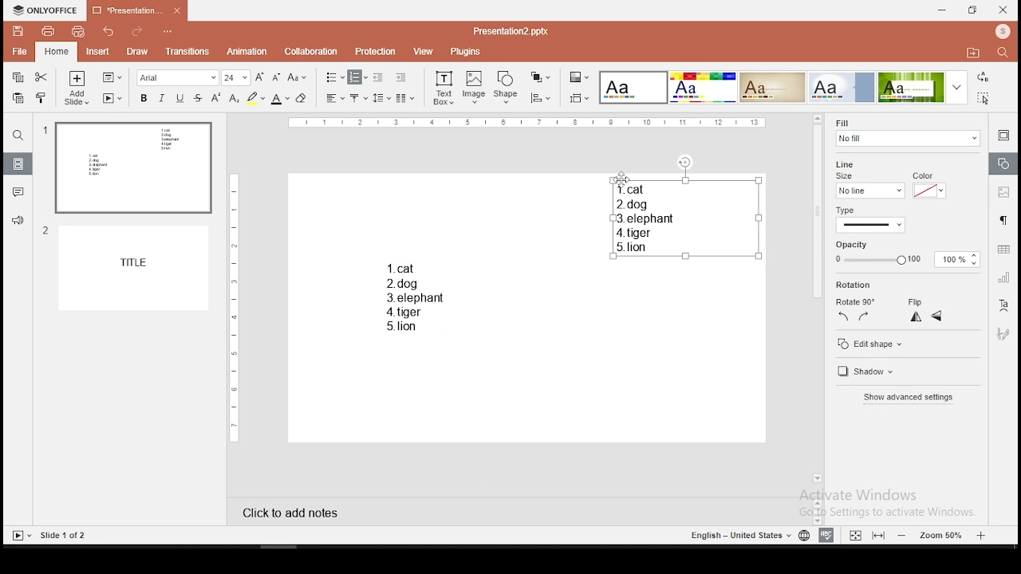  Describe the element at coordinates (18, 163) in the screenshot. I see `slides` at that location.